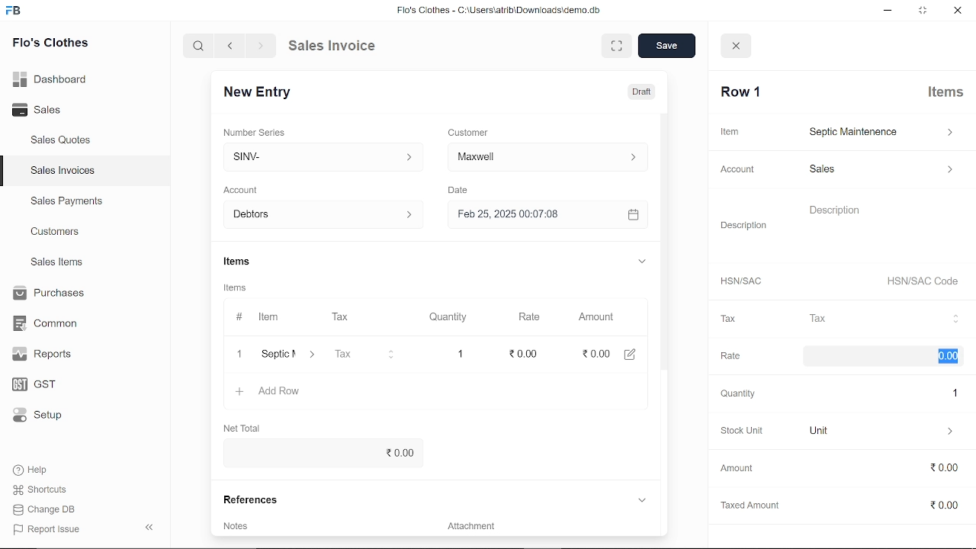 The image size is (976, 549). What do you see at coordinates (151, 528) in the screenshot?
I see `collapse` at bounding box center [151, 528].